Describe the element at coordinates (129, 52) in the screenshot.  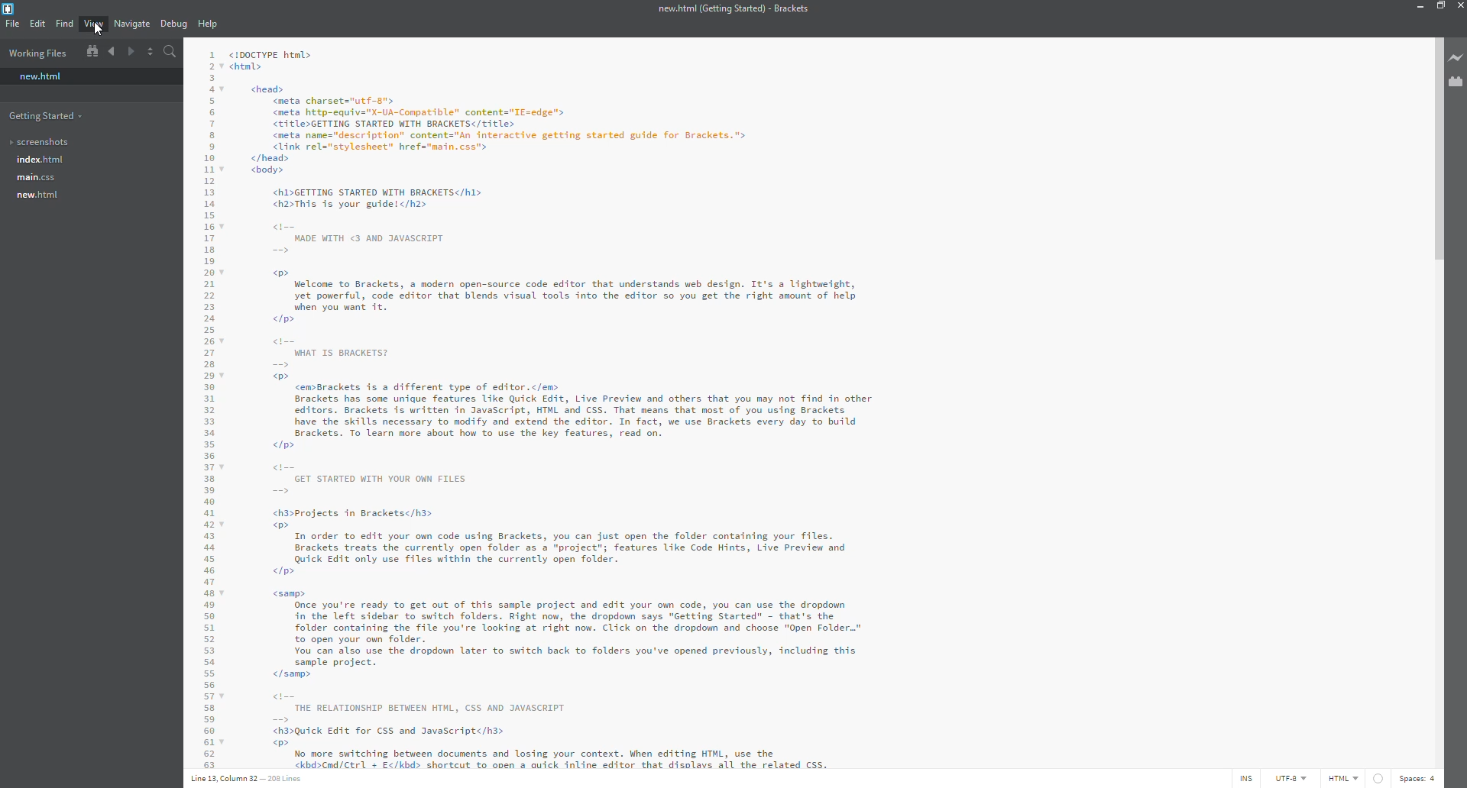
I see `forward` at that location.